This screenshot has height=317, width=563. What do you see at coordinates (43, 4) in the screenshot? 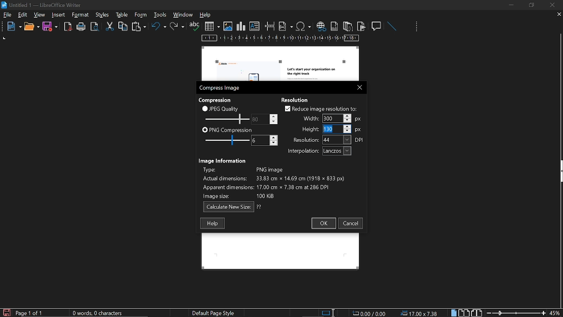
I see `current window` at bounding box center [43, 4].